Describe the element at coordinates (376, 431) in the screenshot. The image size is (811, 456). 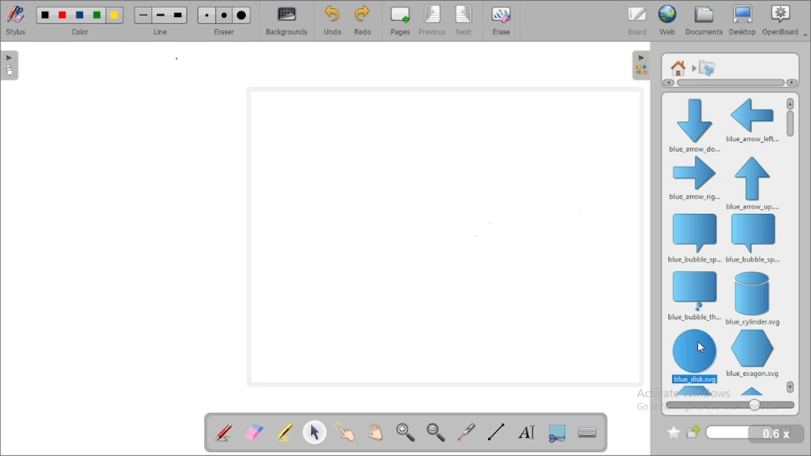
I see `scroll page` at that location.